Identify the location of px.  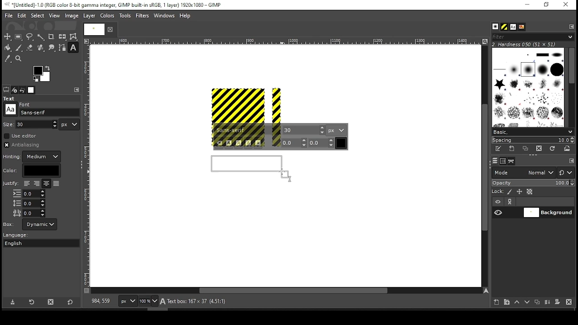
(127, 302).